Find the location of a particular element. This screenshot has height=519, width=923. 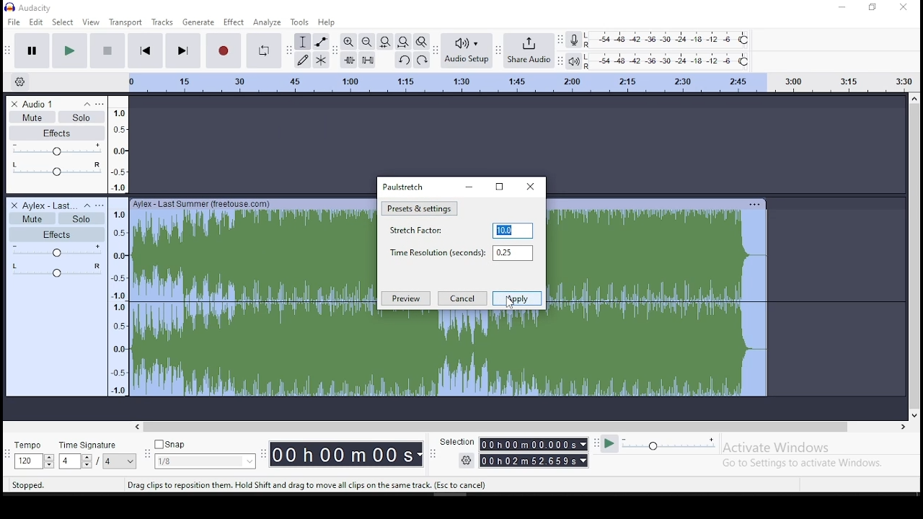

close window is located at coordinates (905, 7).